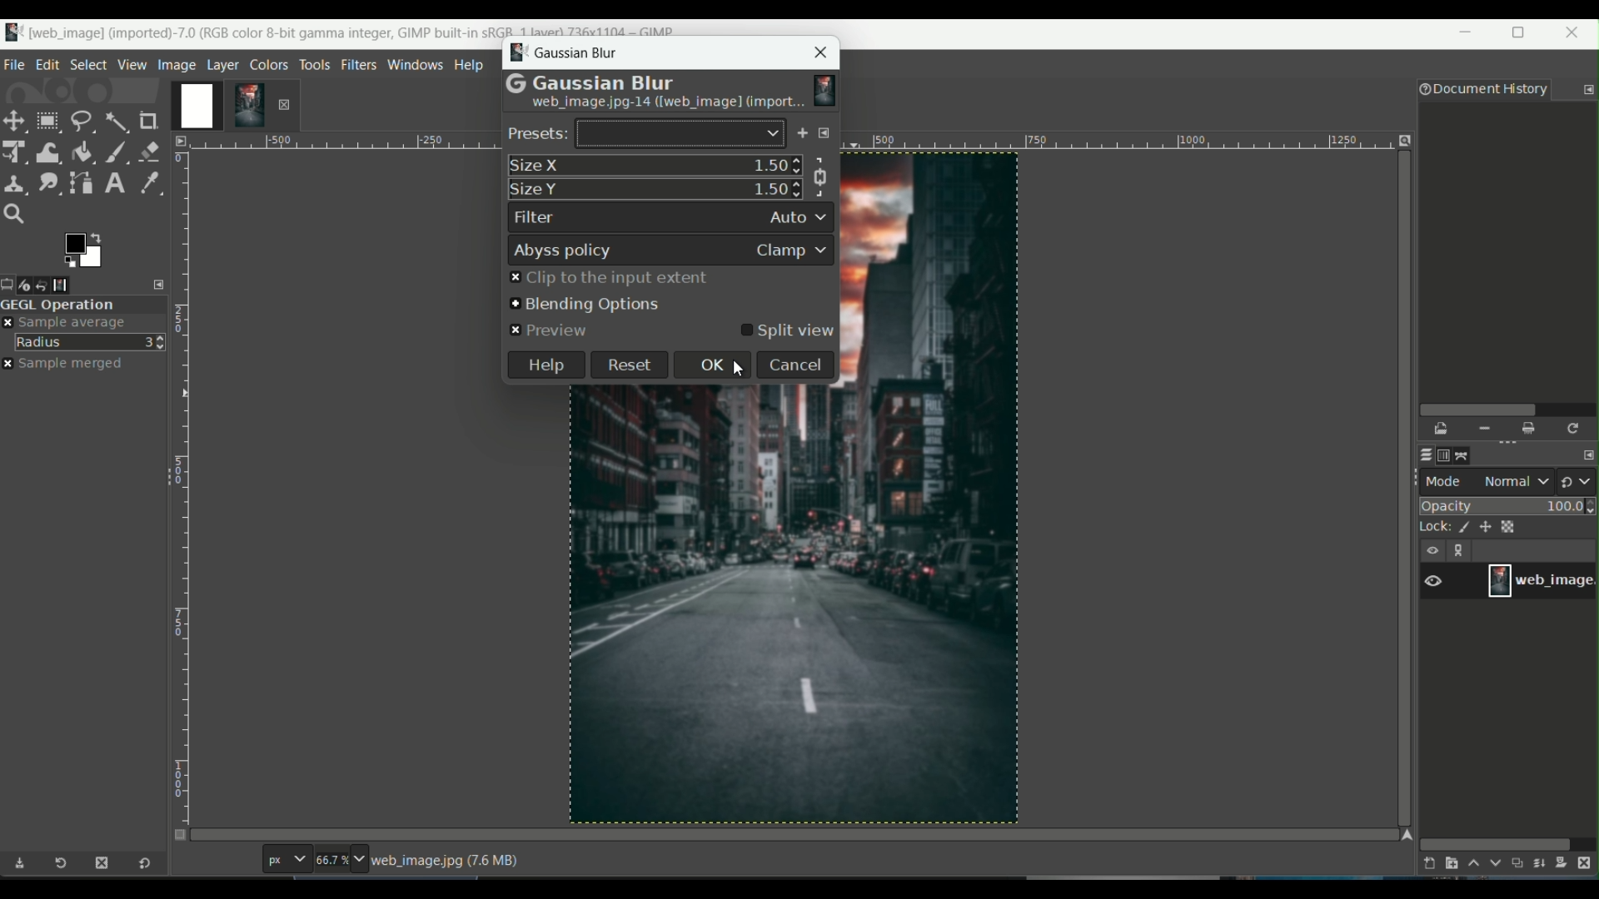  What do you see at coordinates (589, 82) in the screenshot?
I see `gaussian blur` at bounding box center [589, 82].